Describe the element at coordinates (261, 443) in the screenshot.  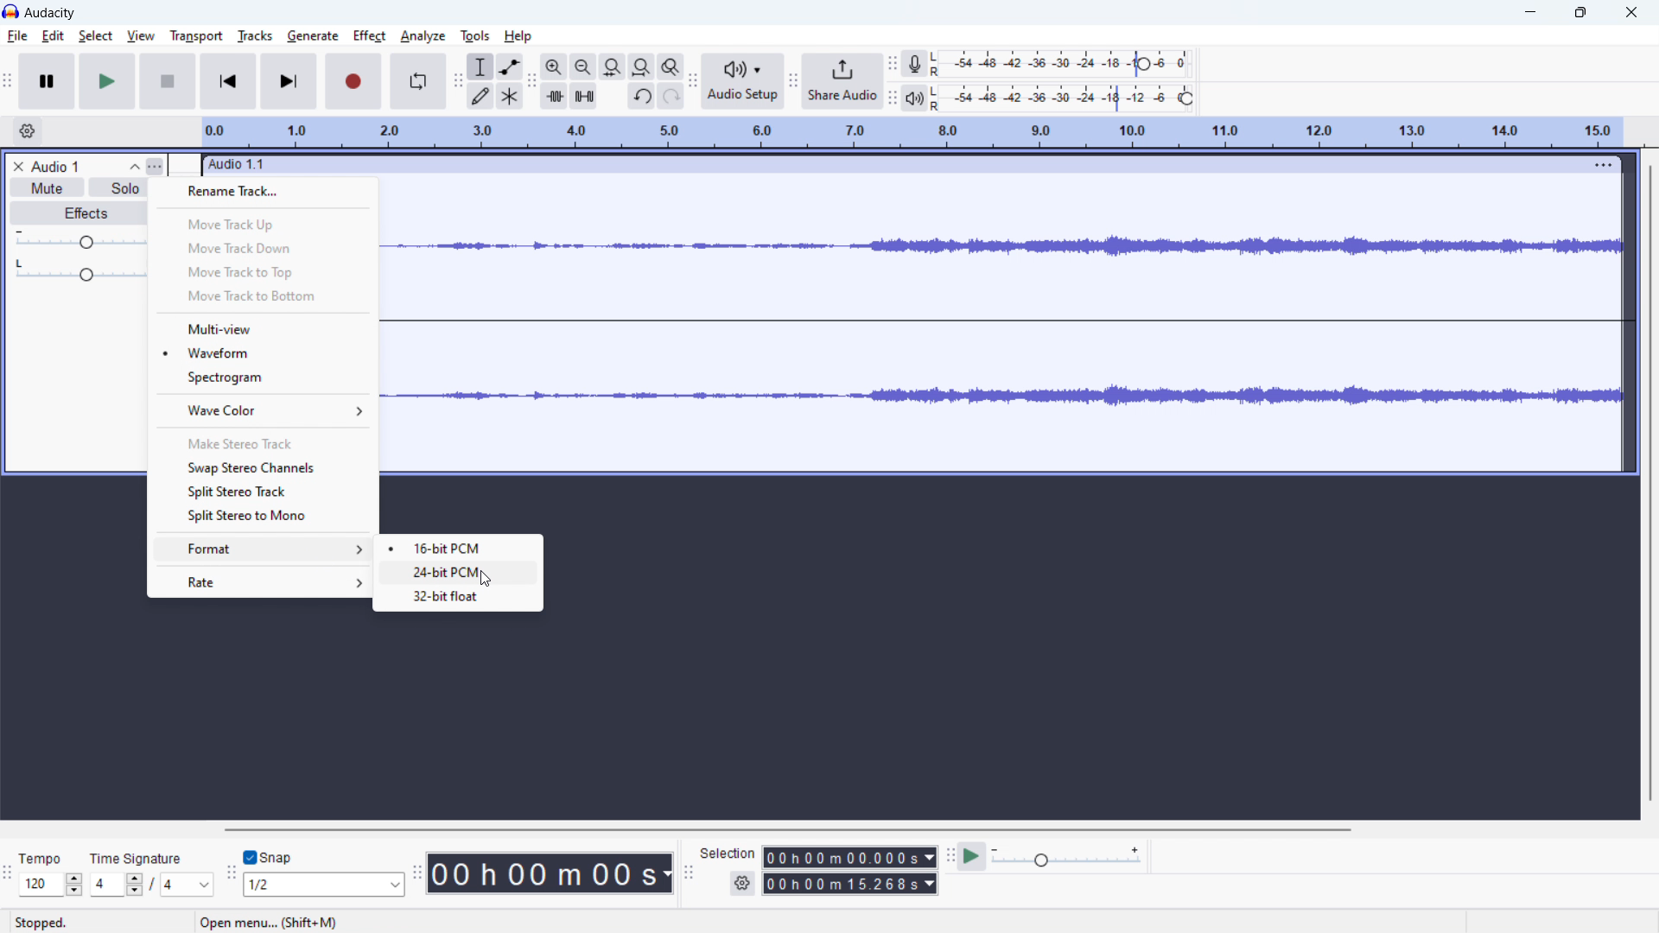
I see `make stereo track` at that location.